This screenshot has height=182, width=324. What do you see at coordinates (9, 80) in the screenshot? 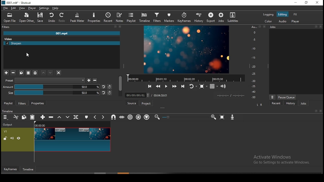
I see `Preset` at bounding box center [9, 80].